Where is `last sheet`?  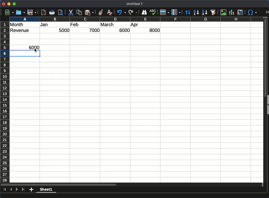
last sheet is located at coordinates (23, 189).